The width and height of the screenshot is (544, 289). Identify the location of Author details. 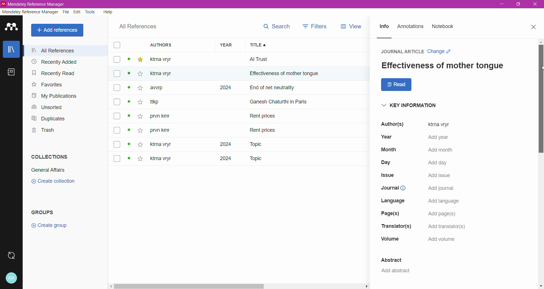
(439, 124).